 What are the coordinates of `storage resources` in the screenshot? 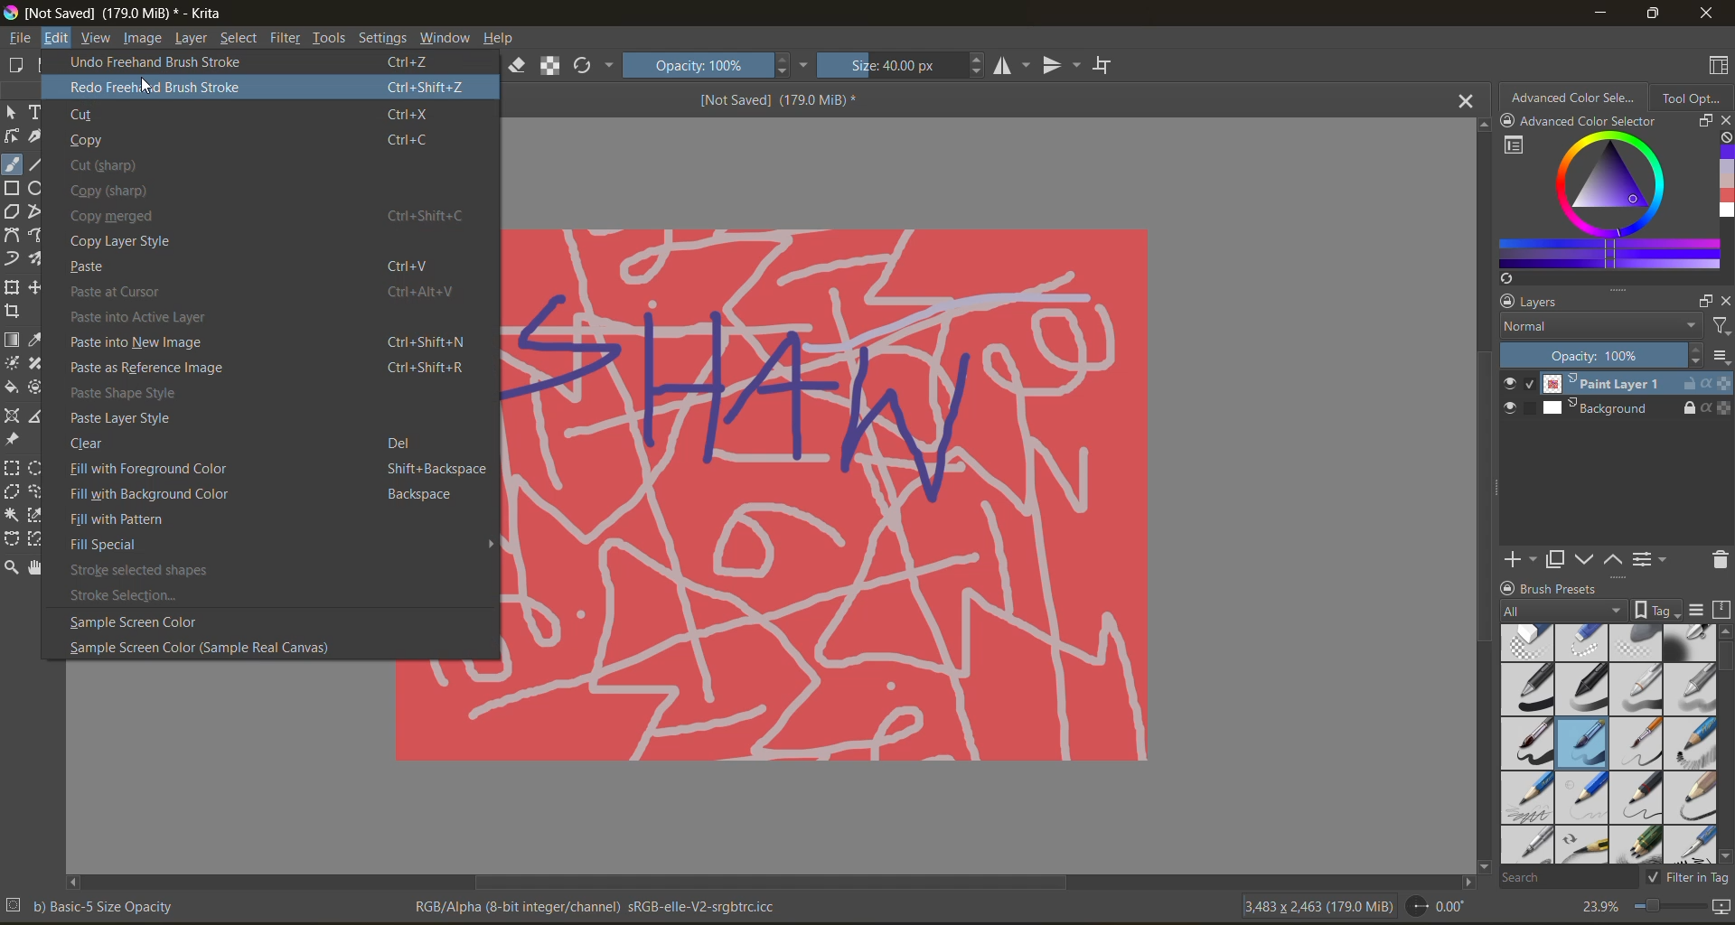 It's located at (1722, 612).